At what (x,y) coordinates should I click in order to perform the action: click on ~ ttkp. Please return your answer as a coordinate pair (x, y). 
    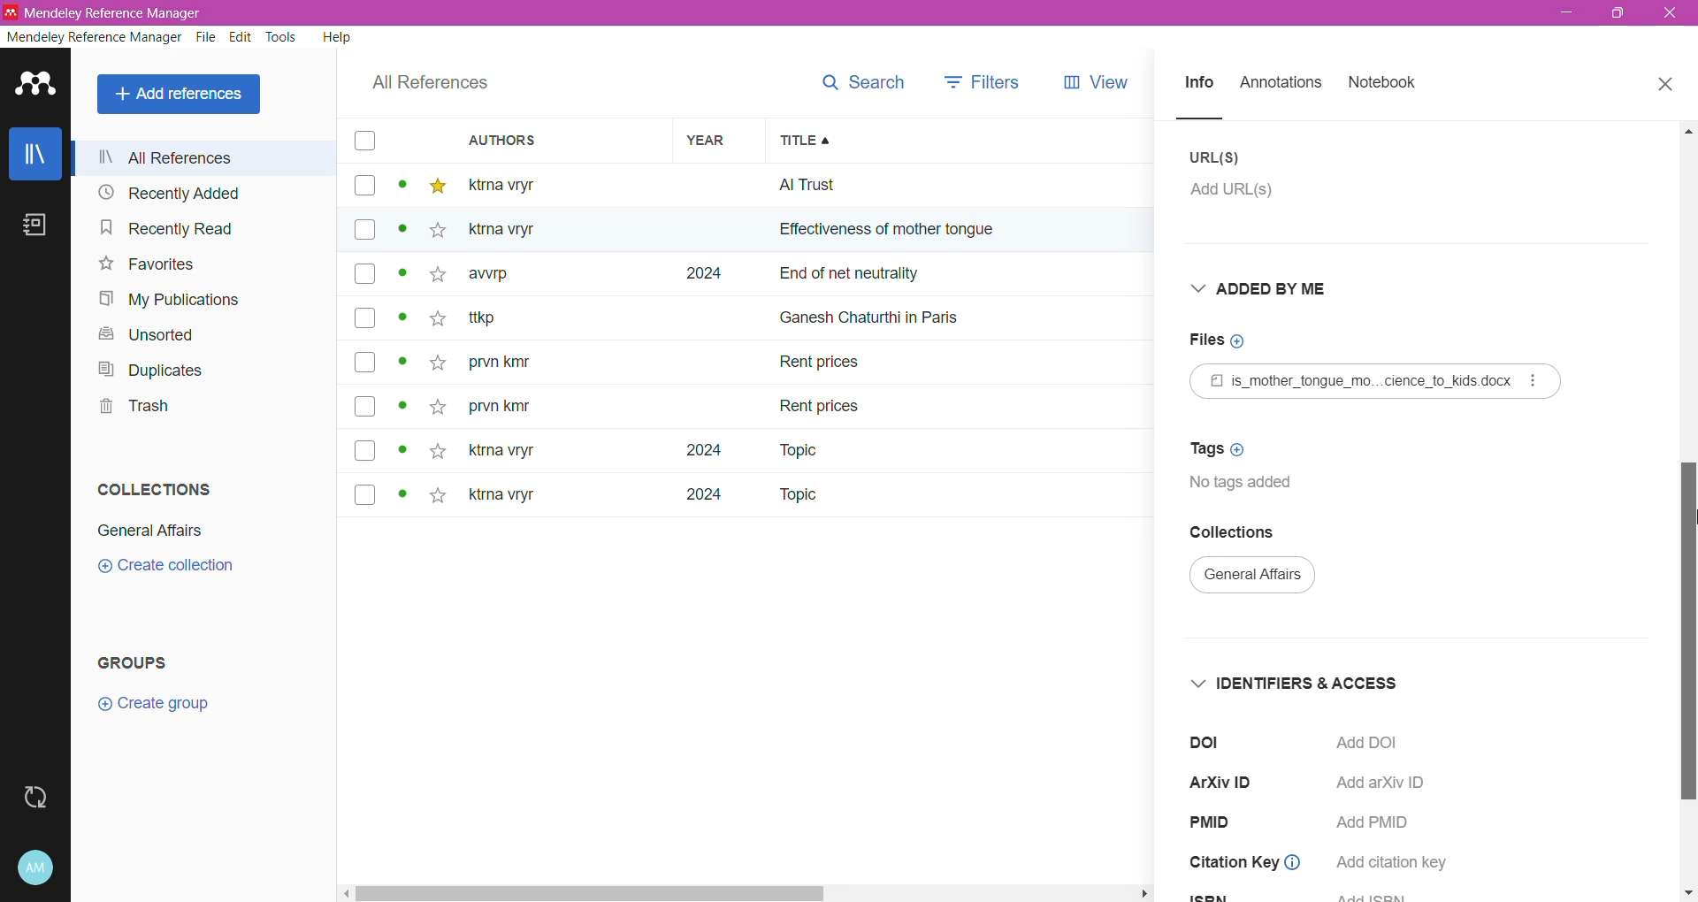
    Looking at the image, I should click on (511, 318).